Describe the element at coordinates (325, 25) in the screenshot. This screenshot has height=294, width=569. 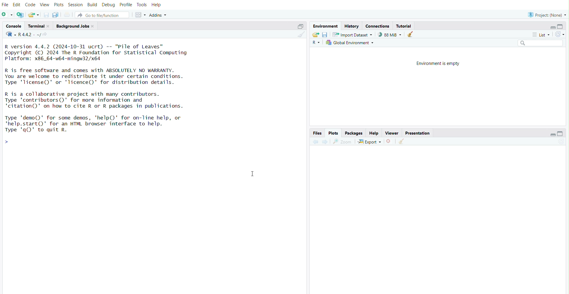
I see `environment` at that location.